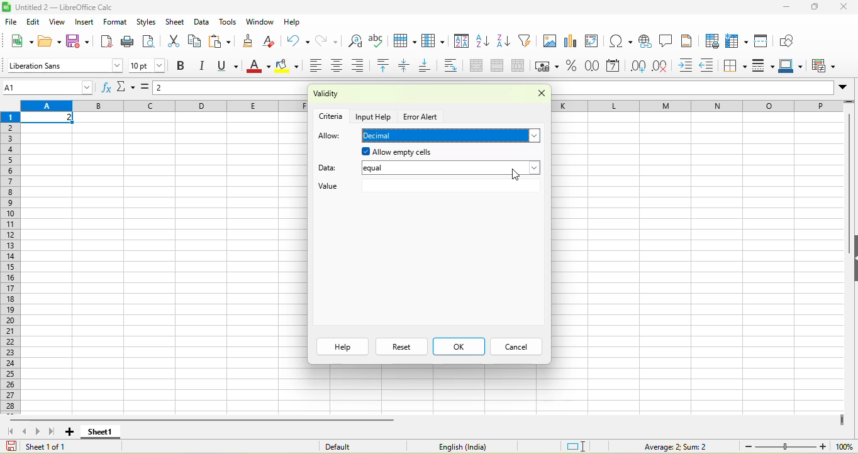 This screenshot has height=454, width=858. What do you see at coordinates (844, 446) in the screenshot?
I see `zoom percentage` at bounding box center [844, 446].